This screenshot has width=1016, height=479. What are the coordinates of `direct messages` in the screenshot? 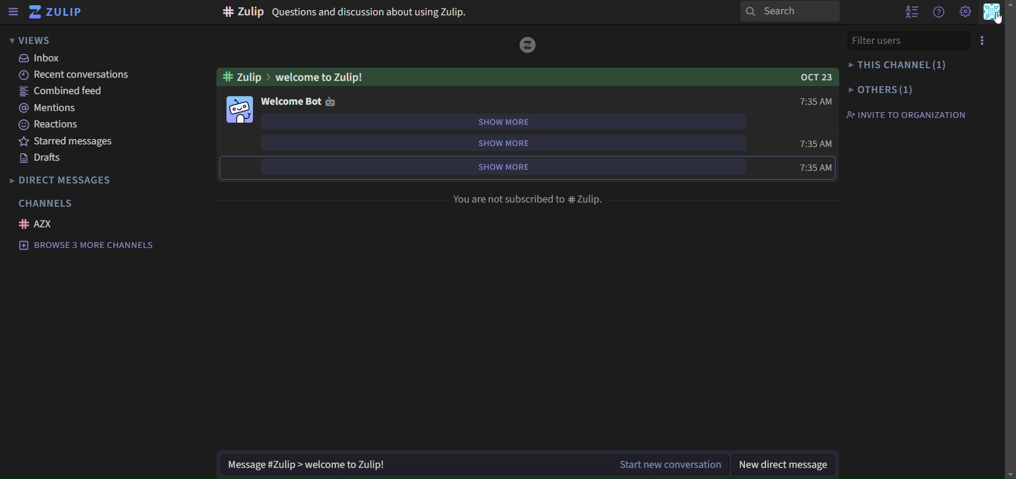 It's located at (71, 180).